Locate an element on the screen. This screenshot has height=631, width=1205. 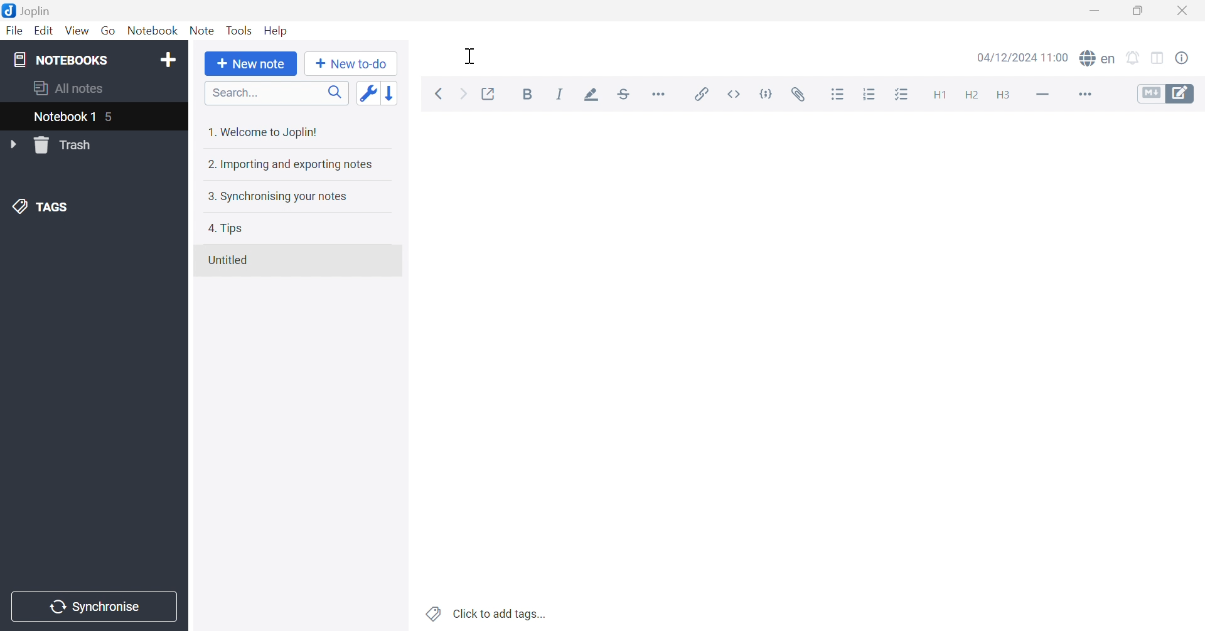
Highlight is located at coordinates (593, 95).